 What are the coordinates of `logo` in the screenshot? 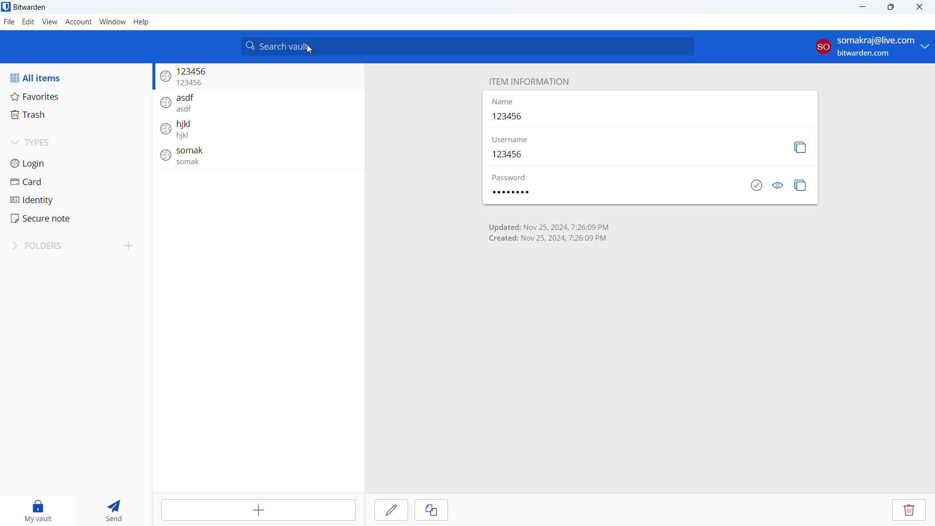 It's located at (6, 7).